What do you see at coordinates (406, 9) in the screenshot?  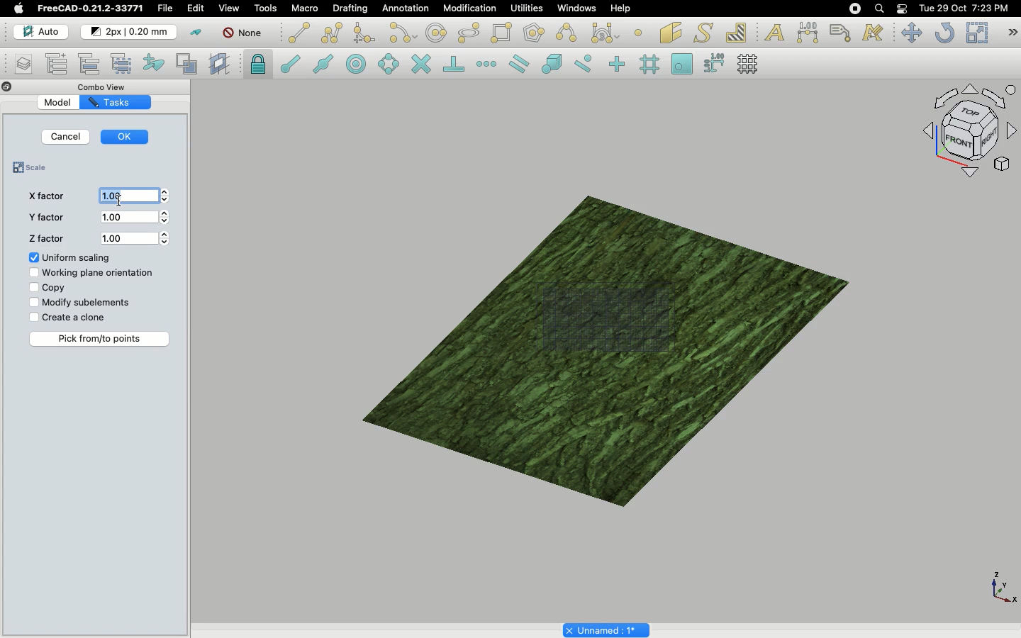 I see `Annotation` at bounding box center [406, 9].